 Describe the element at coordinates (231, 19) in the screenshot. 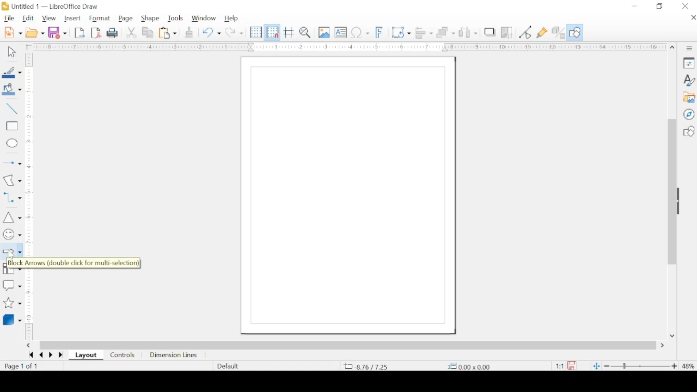

I see `help` at that location.